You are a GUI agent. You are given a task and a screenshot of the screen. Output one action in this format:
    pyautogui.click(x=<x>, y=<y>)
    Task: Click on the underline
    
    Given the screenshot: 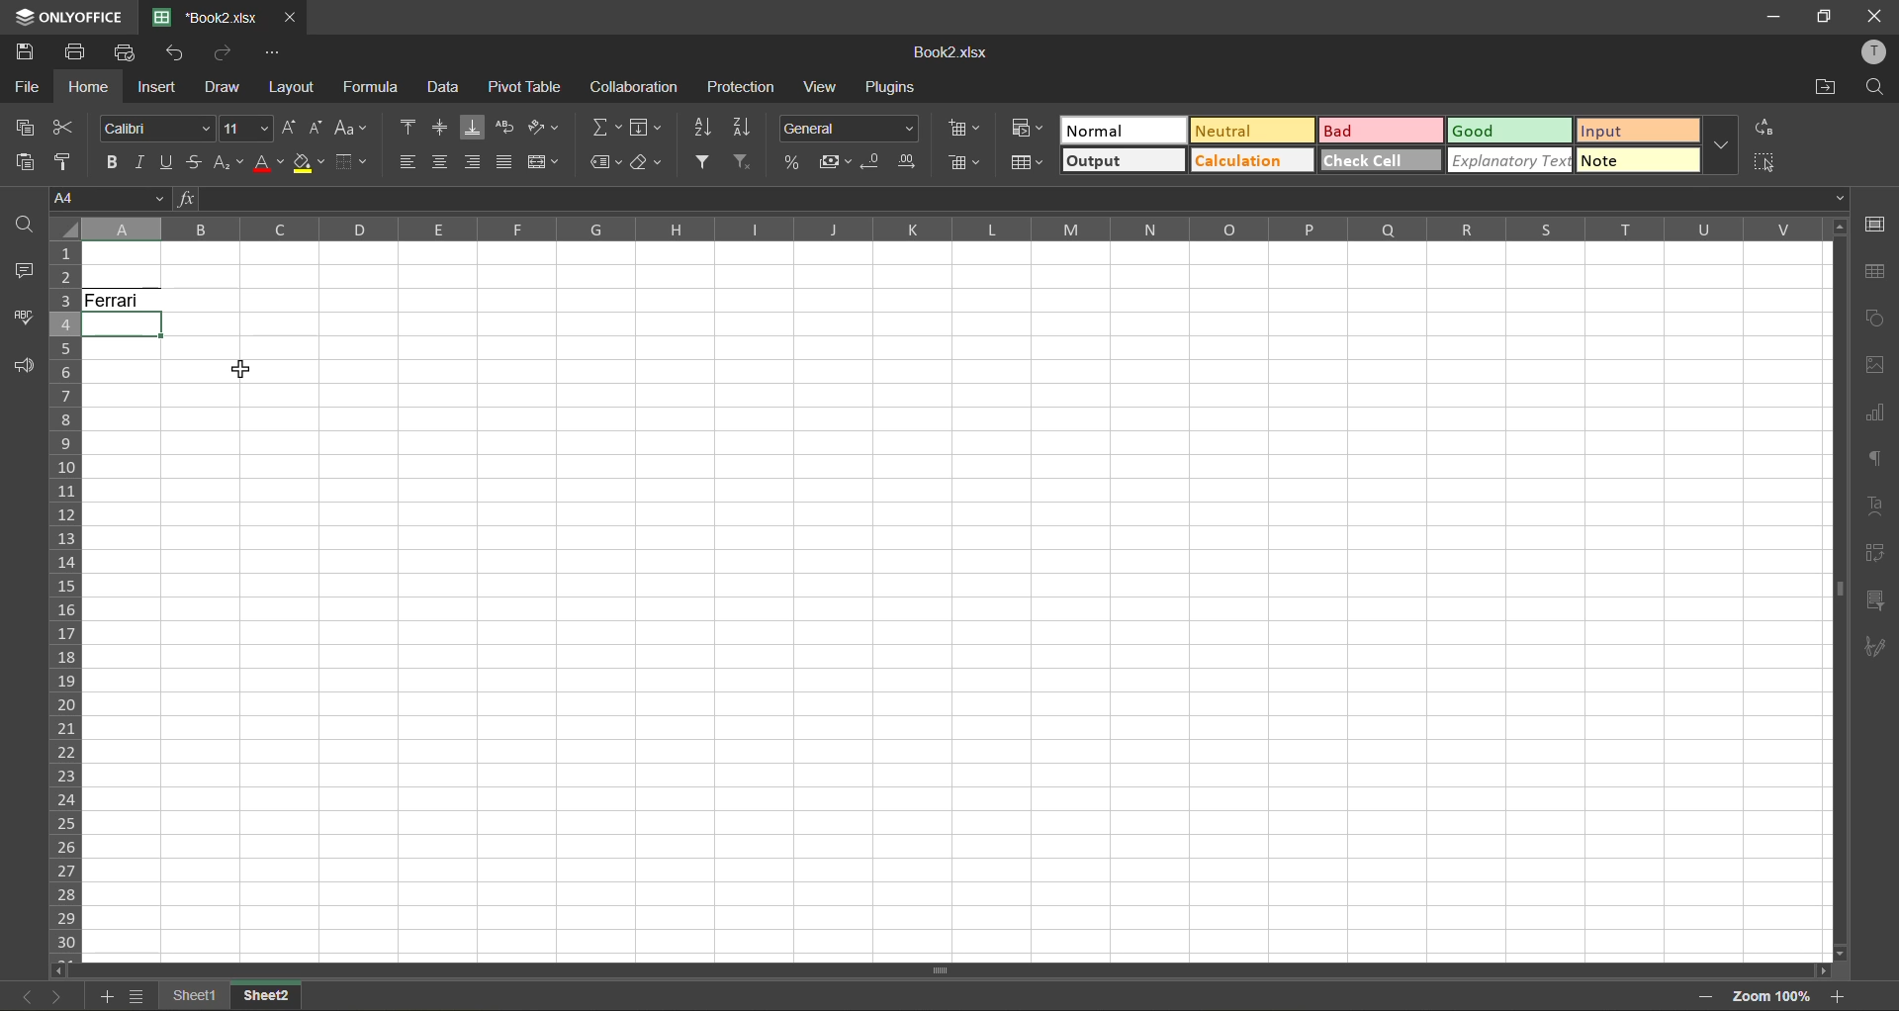 What is the action you would take?
    pyautogui.click(x=168, y=163)
    